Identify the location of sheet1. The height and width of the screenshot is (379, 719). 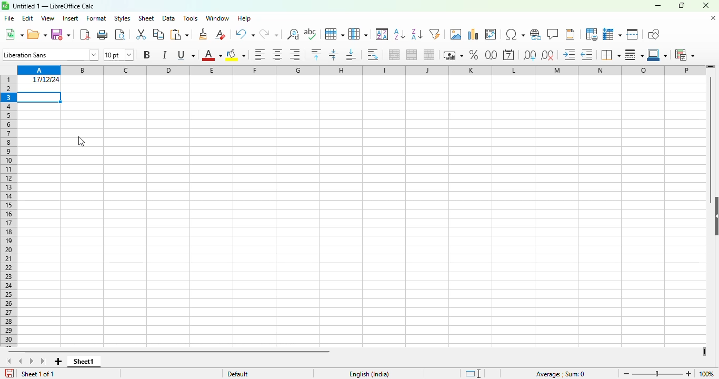
(84, 362).